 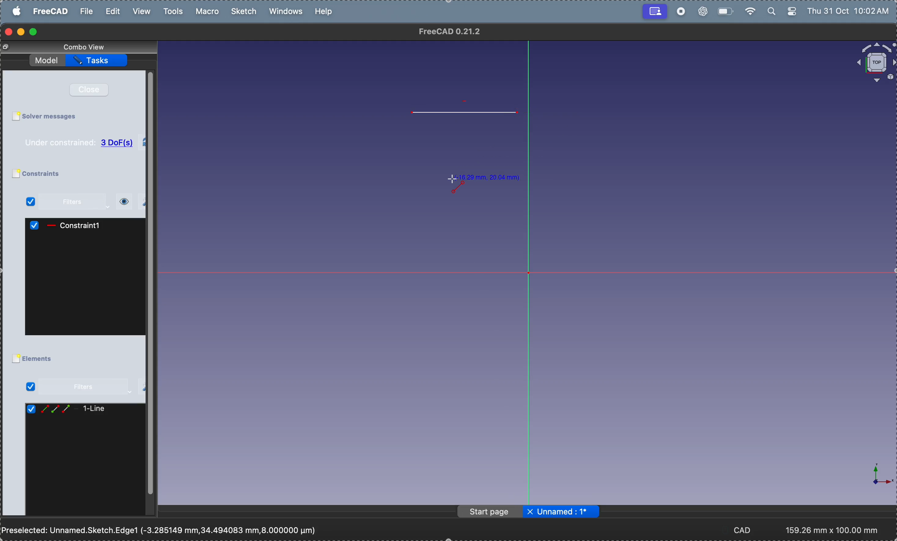 I want to click on combo view, so click(x=87, y=47).